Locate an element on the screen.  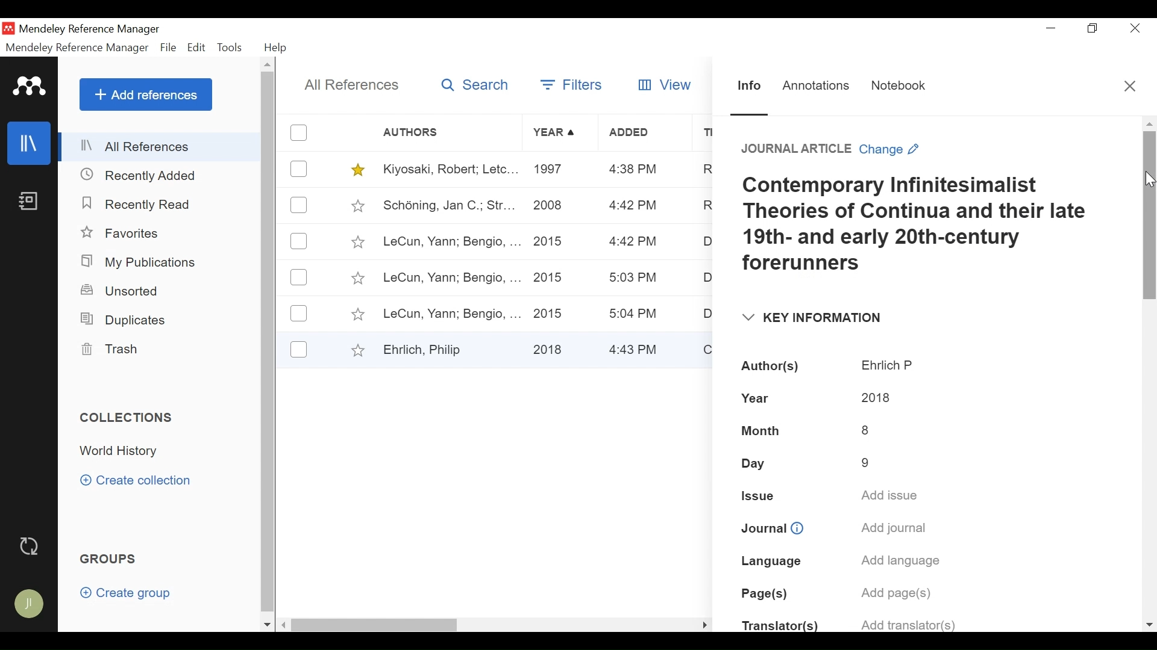
Annotation is located at coordinates (818, 87).